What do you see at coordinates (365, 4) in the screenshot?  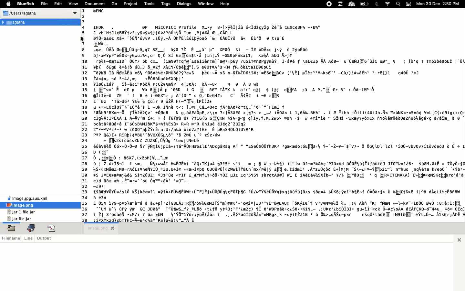 I see `charge` at bounding box center [365, 4].